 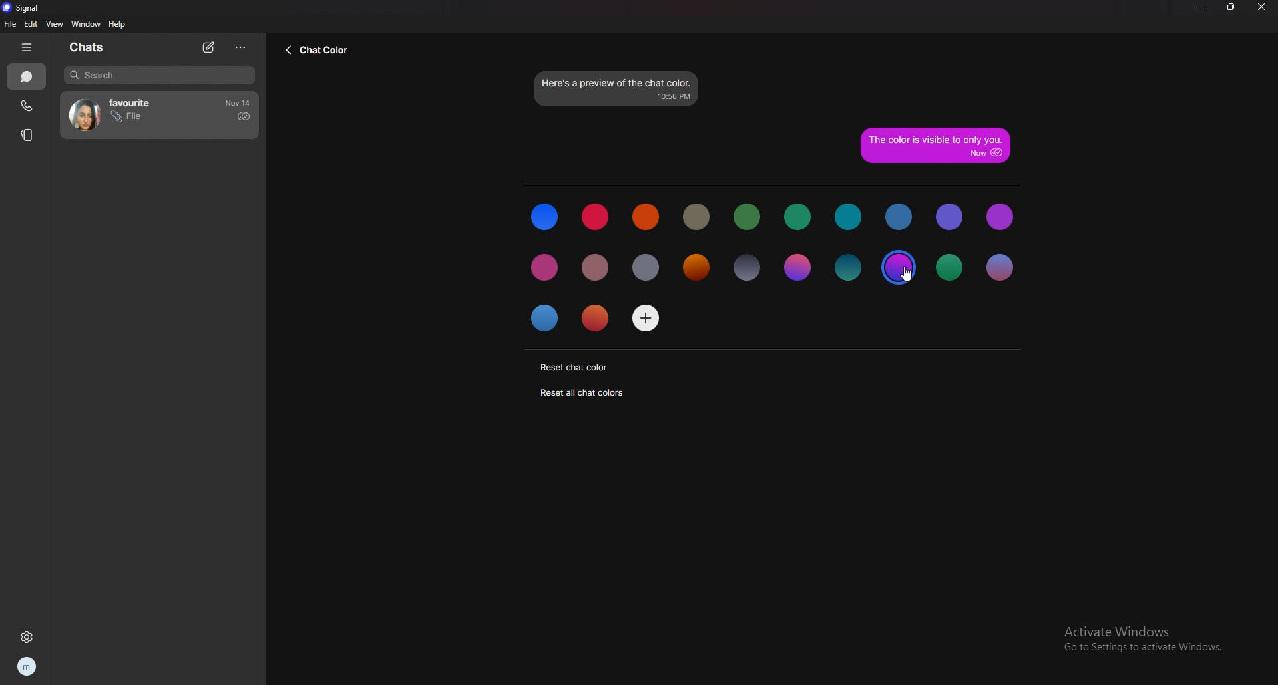 What do you see at coordinates (139, 114) in the screenshot?
I see `contact` at bounding box center [139, 114].